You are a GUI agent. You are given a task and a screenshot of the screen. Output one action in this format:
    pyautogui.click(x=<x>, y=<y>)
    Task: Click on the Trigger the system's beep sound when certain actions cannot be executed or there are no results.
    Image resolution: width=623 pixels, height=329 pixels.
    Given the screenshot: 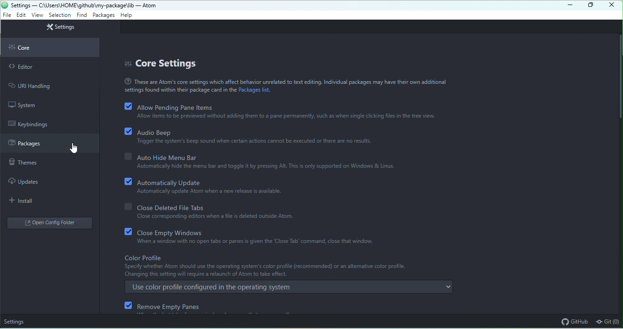 What is the action you would take?
    pyautogui.click(x=253, y=144)
    